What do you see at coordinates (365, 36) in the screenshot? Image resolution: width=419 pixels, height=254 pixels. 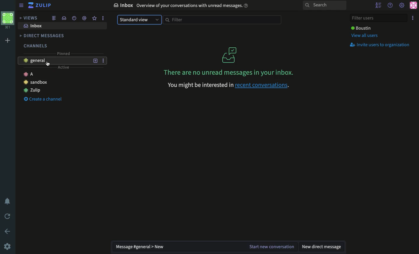 I see `View all users` at bounding box center [365, 36].